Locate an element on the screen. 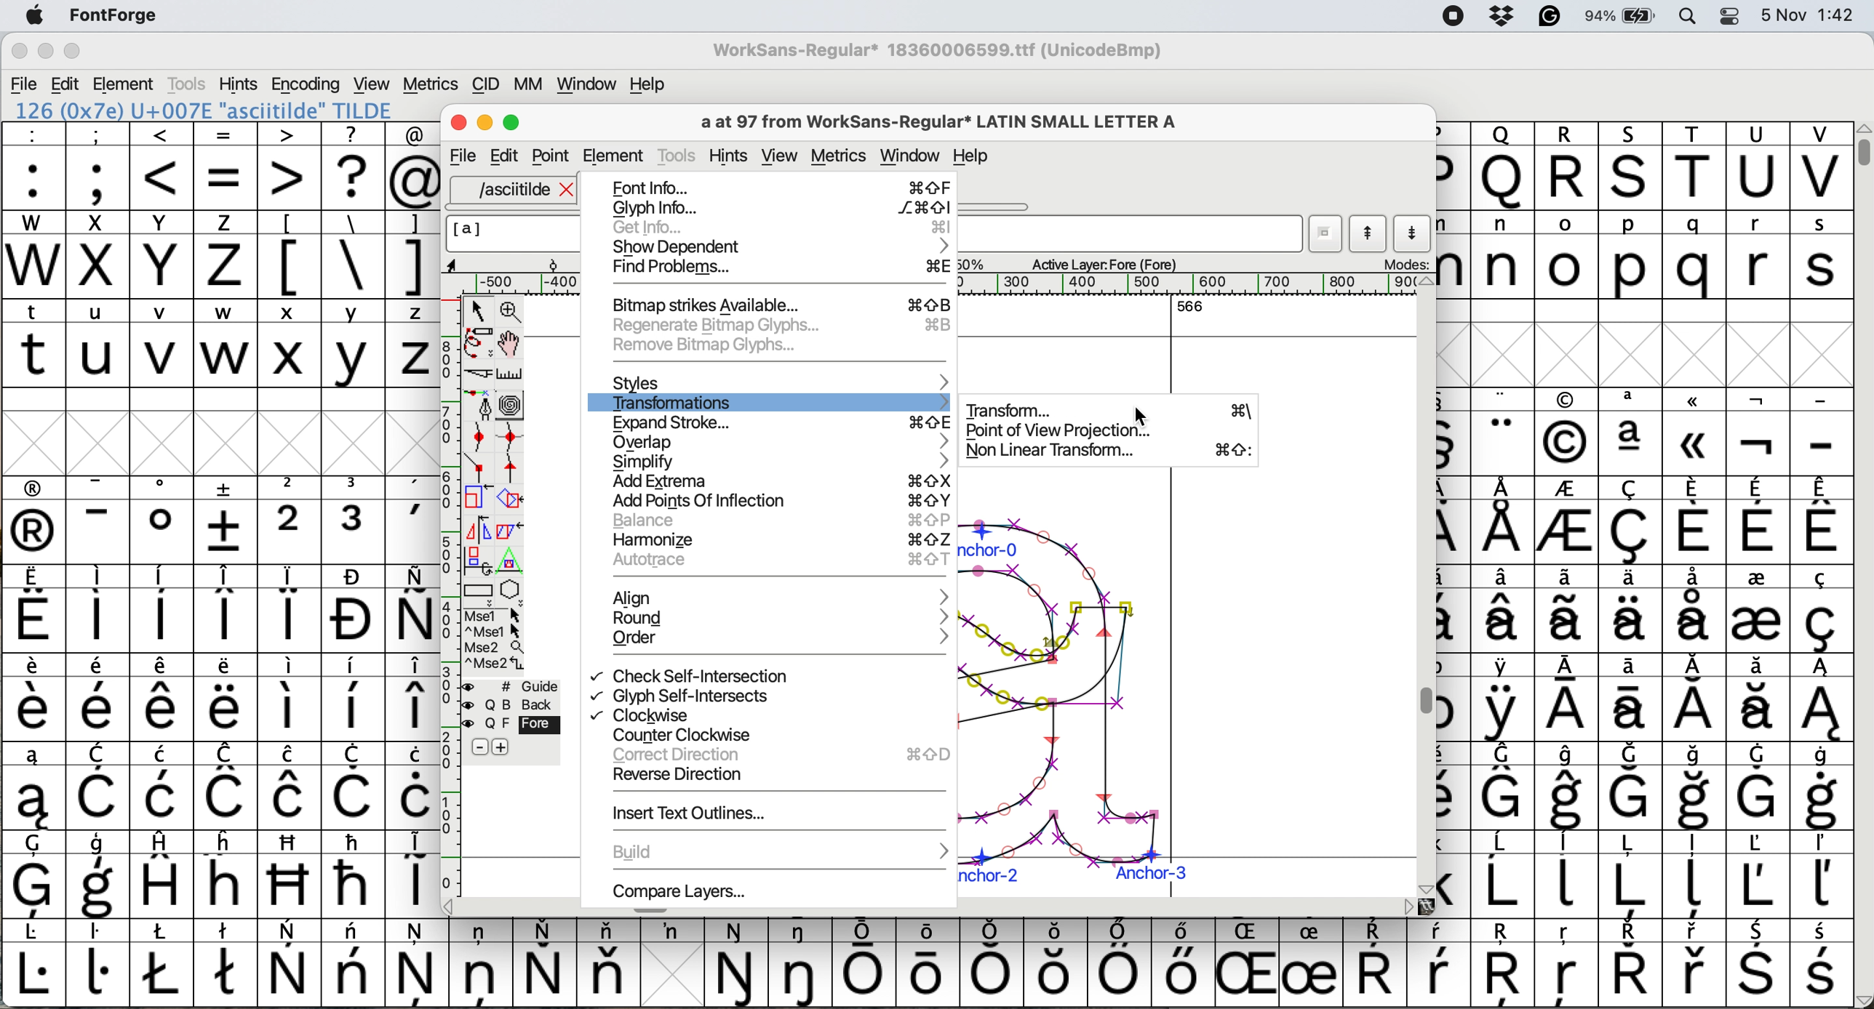  fontforge is located at coordinates (119, 17).